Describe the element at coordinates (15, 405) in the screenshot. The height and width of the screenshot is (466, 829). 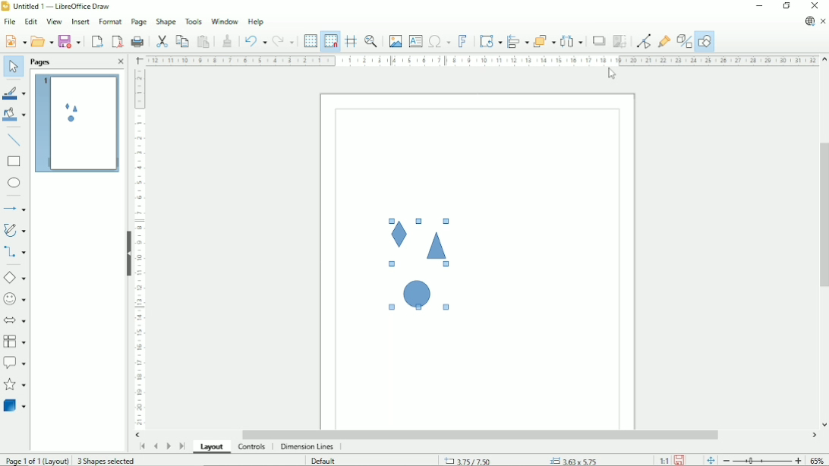
I see `3D Objects` at that location.